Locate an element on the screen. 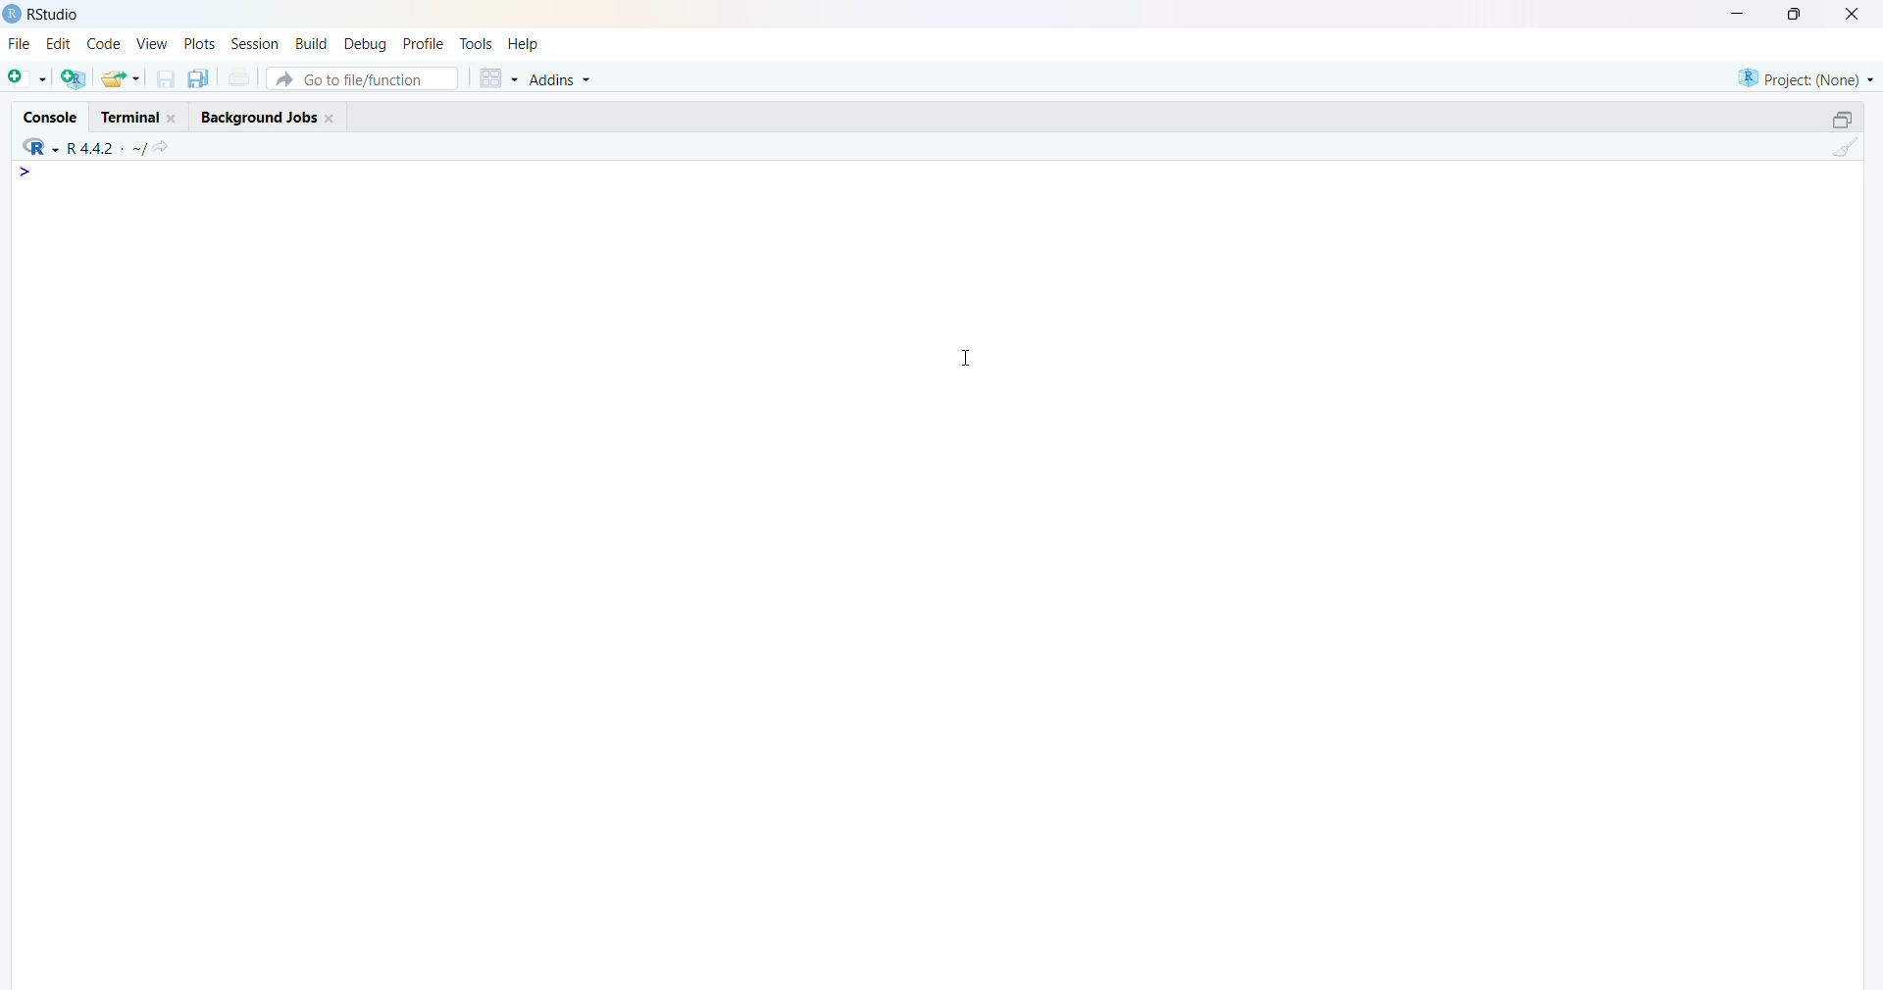  close is located at coordinates (175, 119).